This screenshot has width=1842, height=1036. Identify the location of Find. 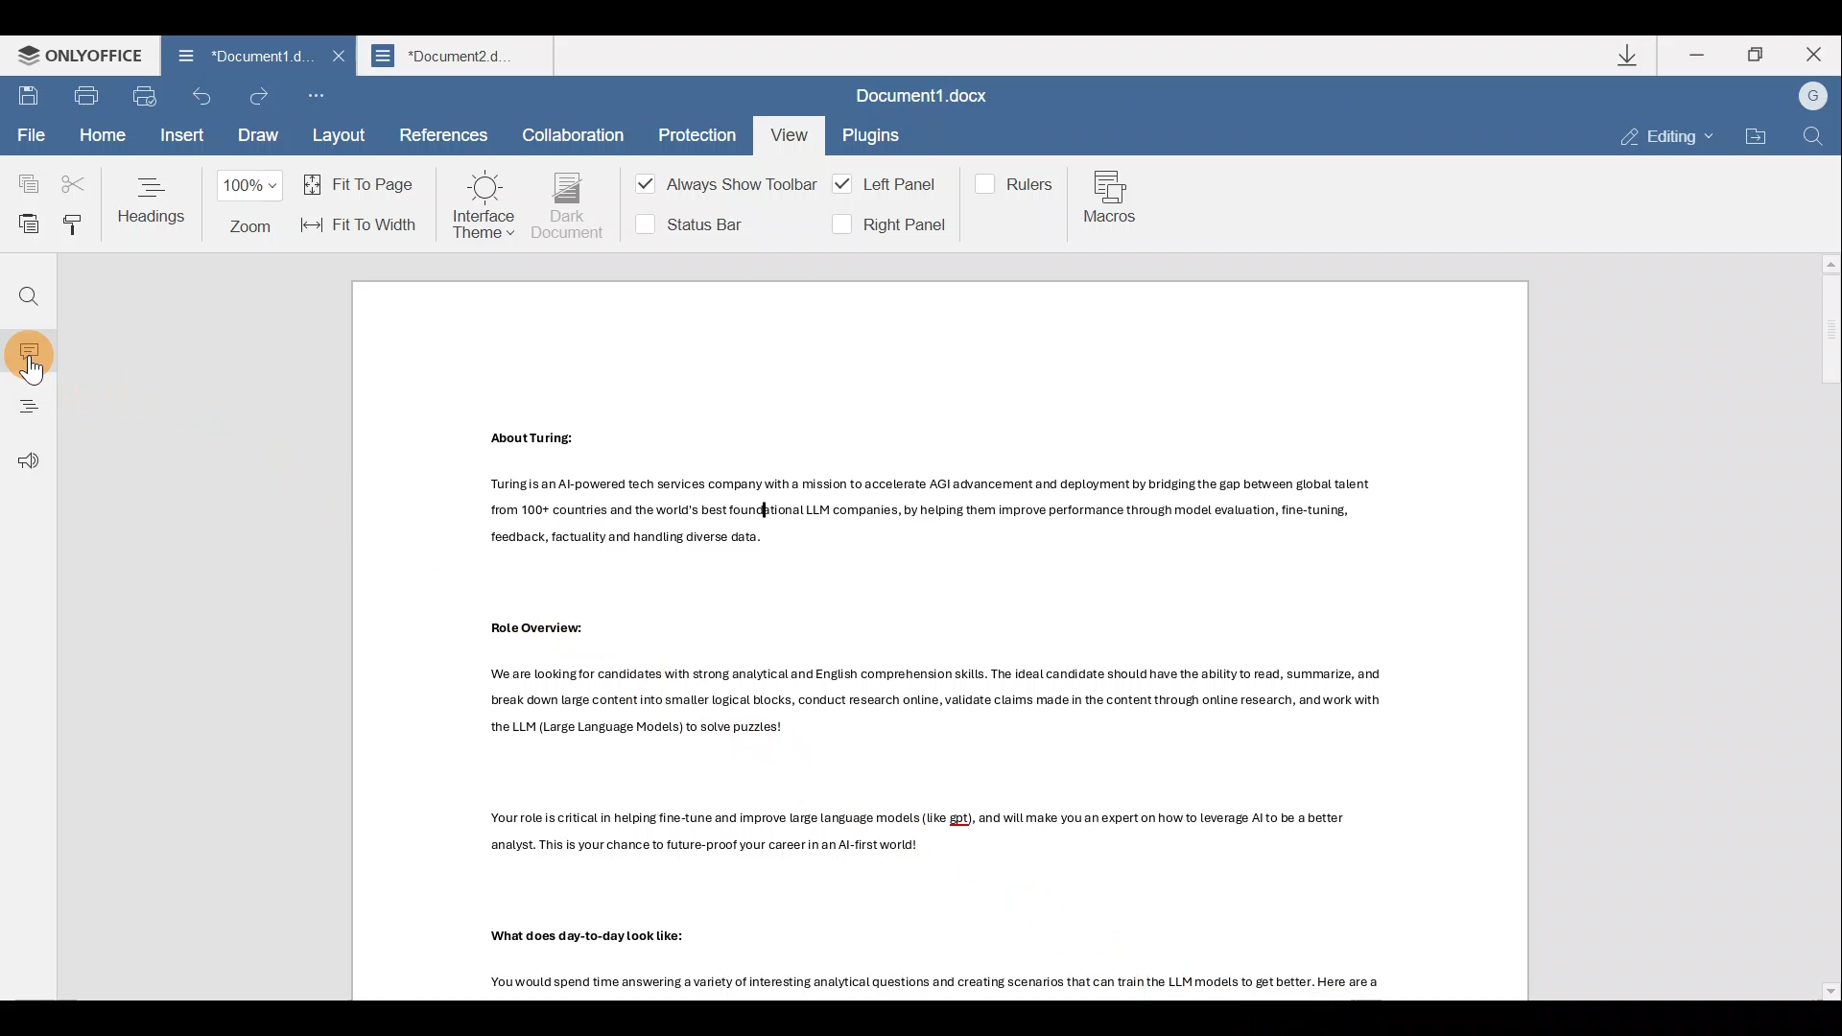
(1813, 137).